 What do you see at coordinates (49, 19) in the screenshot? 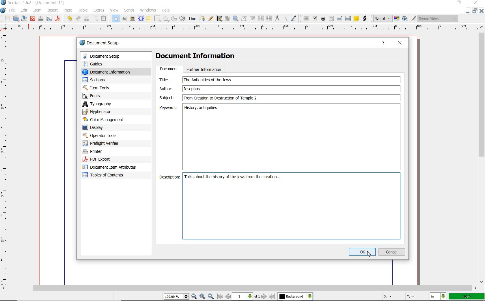
I see `preflight verifier` at bounding box center [49, 19].